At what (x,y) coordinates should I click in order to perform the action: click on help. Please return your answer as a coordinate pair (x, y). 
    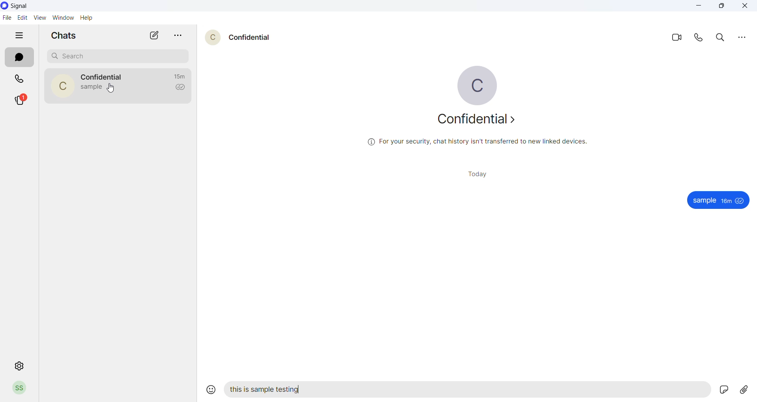
    Looking at the image, I should click on (89, 18).